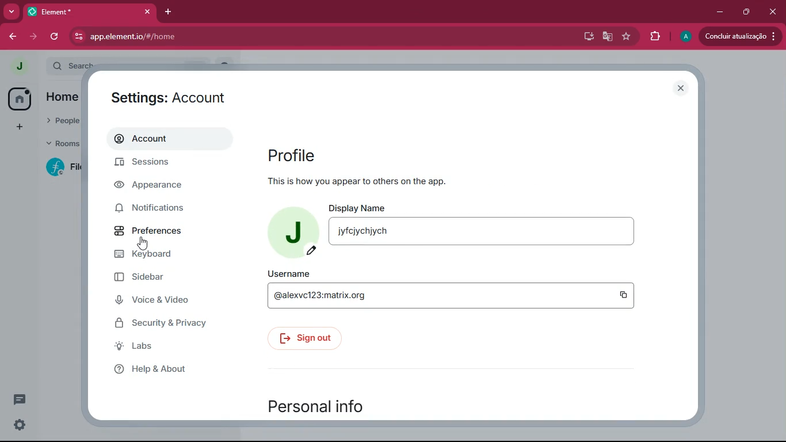 The height and width of the screenshot is (442, 786). I want to click on home, so click(19, 99).